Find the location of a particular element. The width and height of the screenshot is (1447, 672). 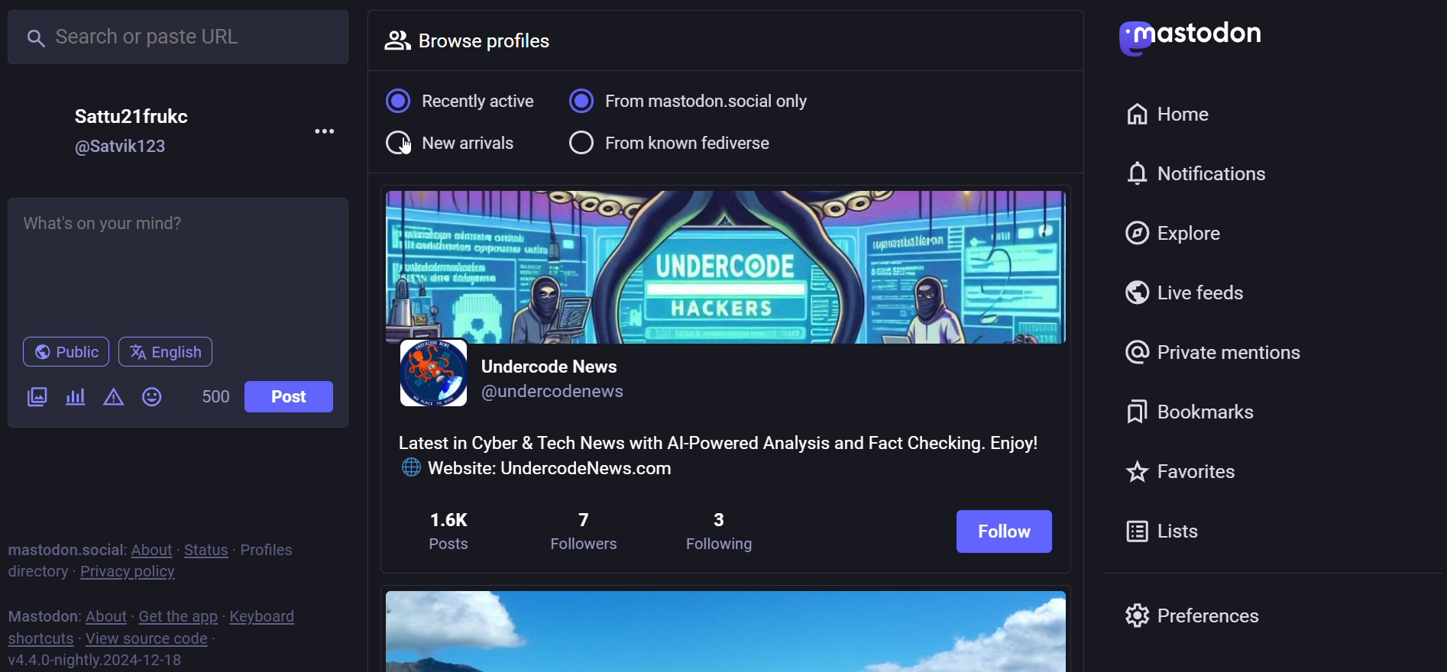

privacy policy is located at coordinates (127, 571).